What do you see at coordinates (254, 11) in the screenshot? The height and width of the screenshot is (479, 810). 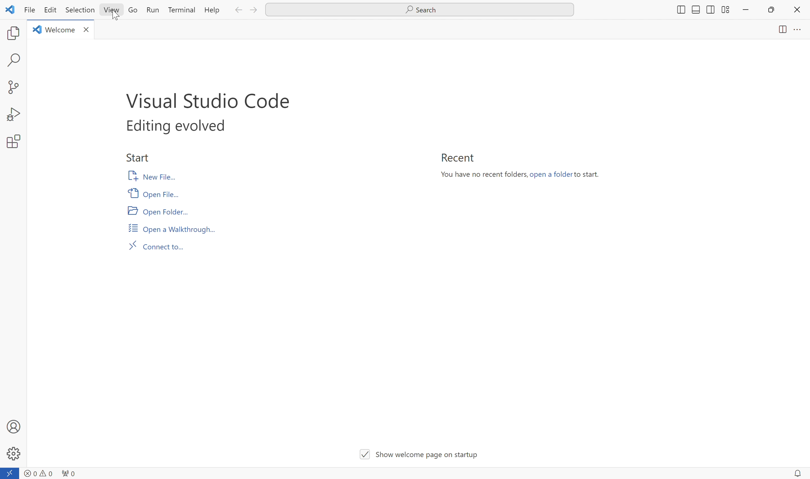 I see `forward` at bounding box center [254, 11].